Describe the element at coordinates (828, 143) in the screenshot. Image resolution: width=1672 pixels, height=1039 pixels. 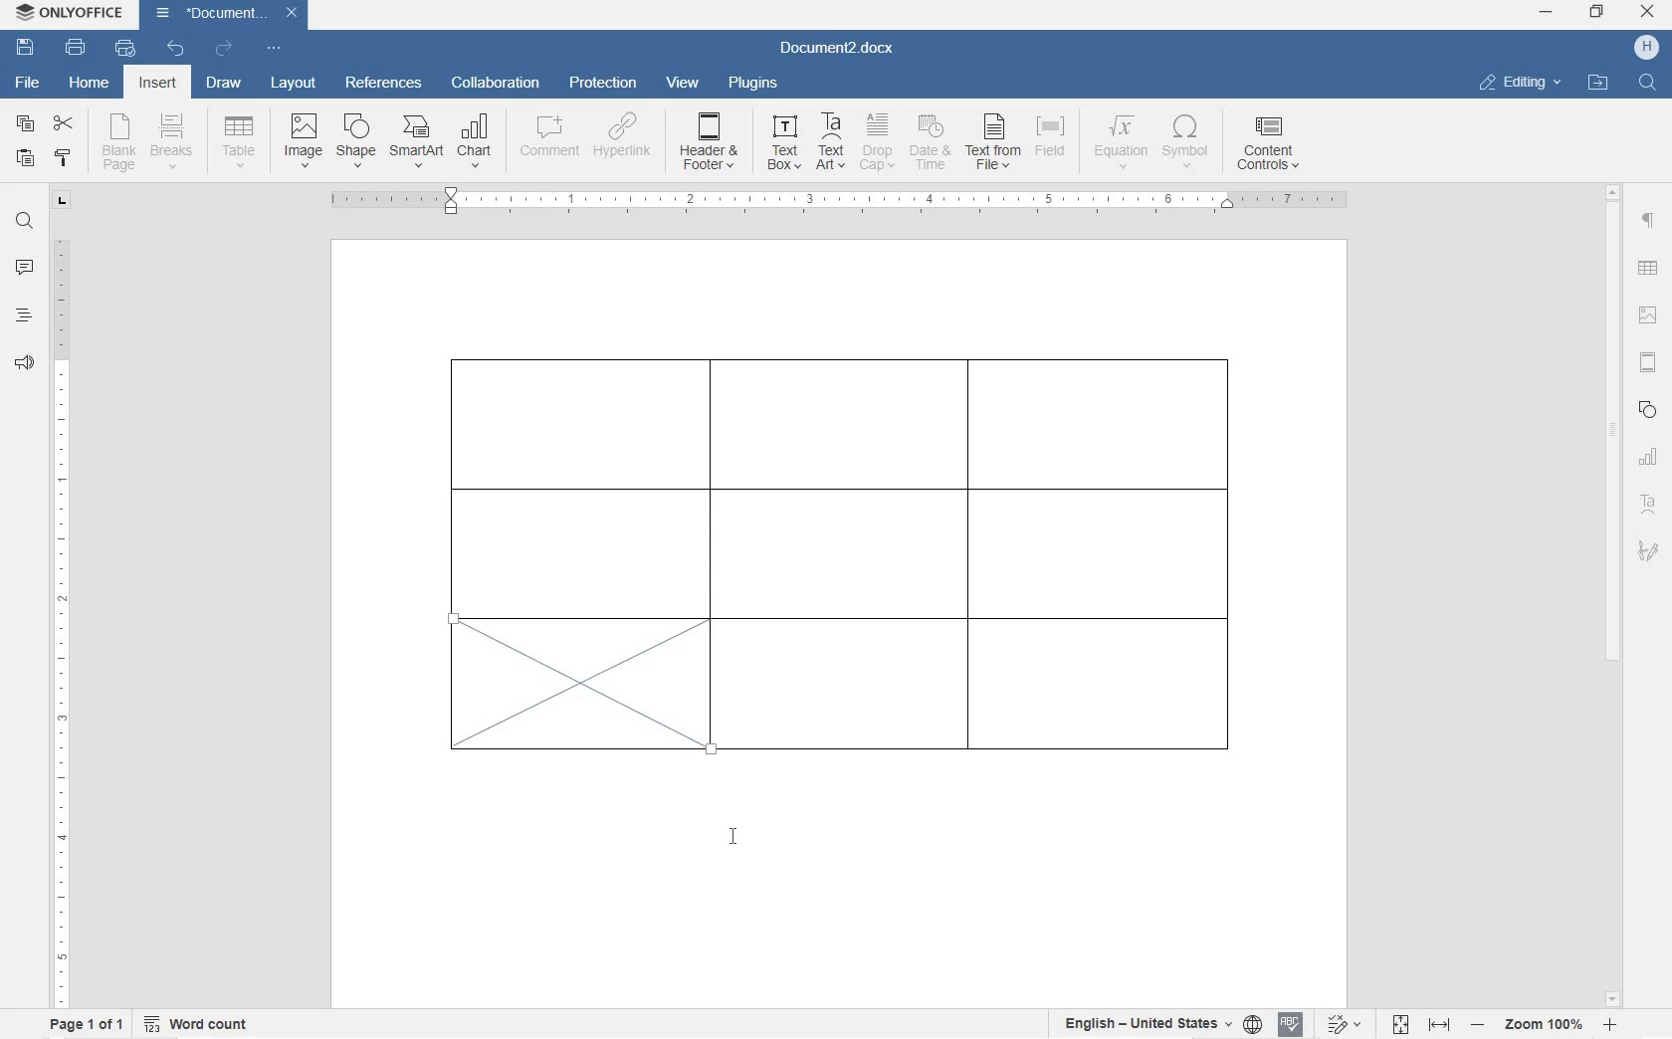
I see `TEXT ART` at that location.